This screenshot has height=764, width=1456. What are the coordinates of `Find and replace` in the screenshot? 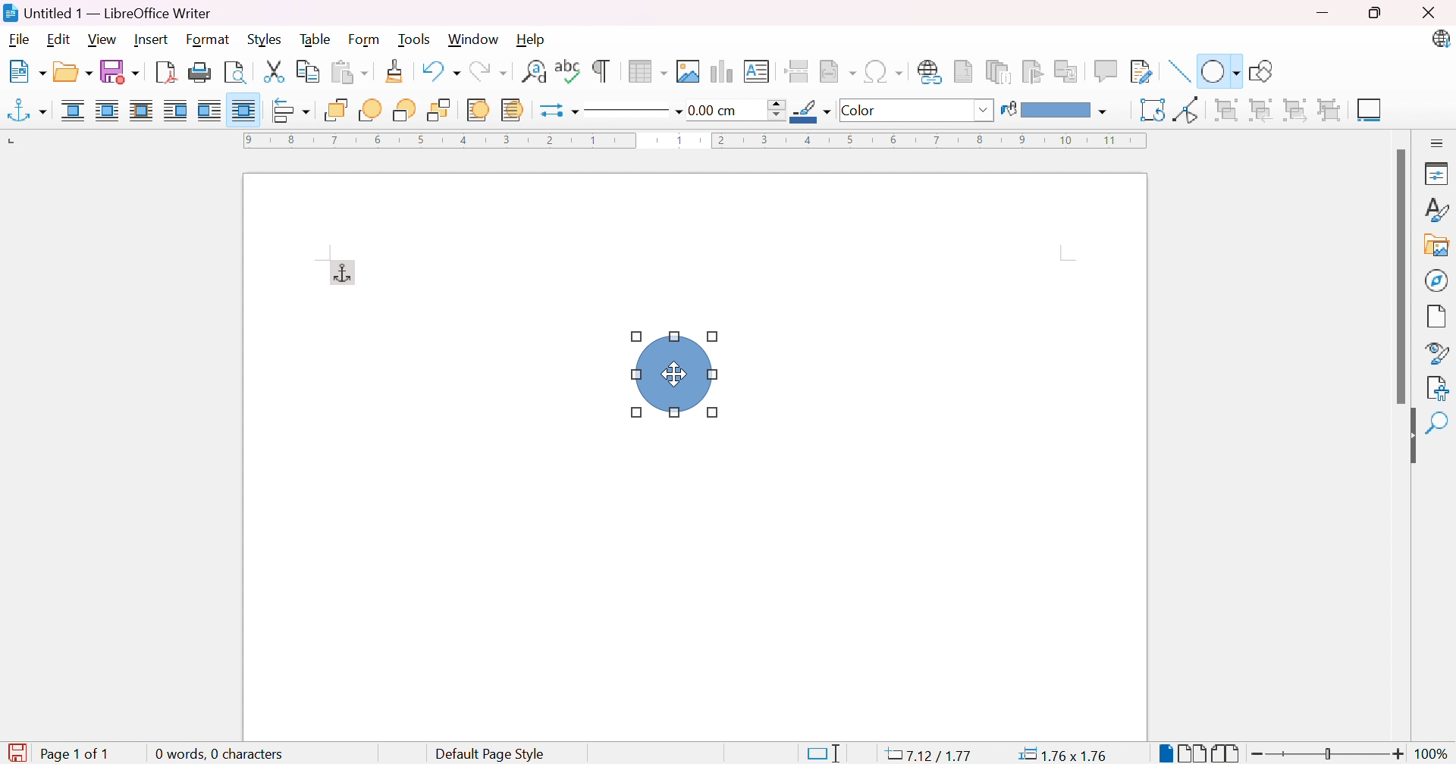 It's located at (532, 71).